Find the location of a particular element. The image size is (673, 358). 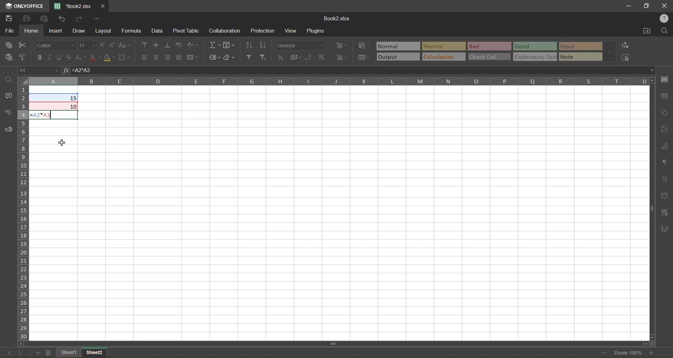

book2.xlsx is located at coordinates (339, 19).